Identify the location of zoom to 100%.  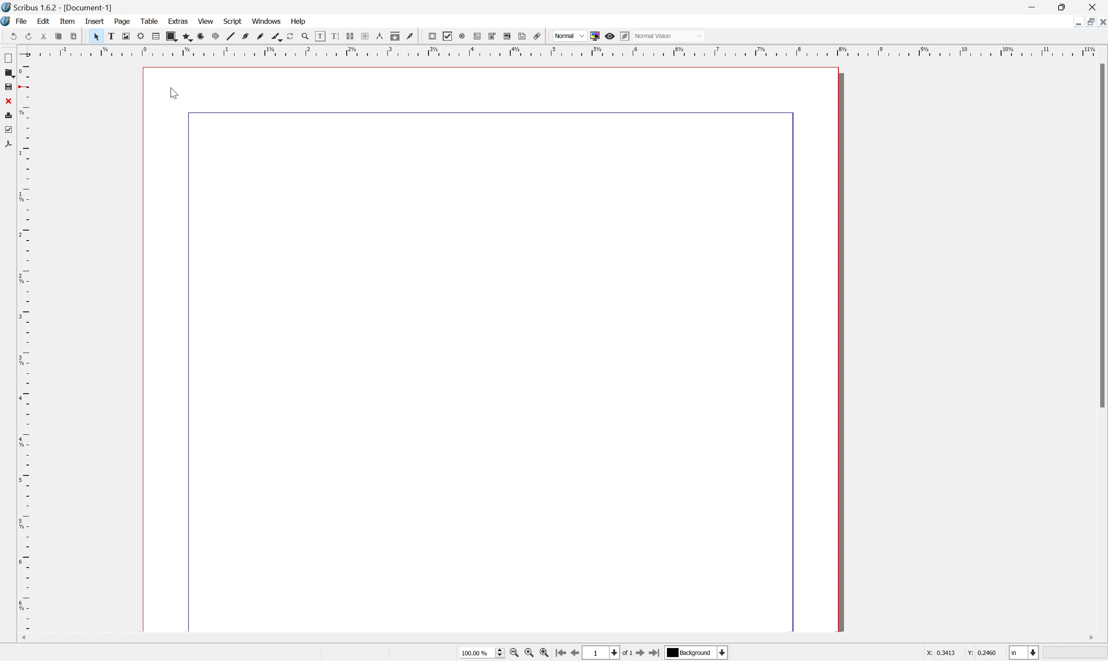
(527, 654).